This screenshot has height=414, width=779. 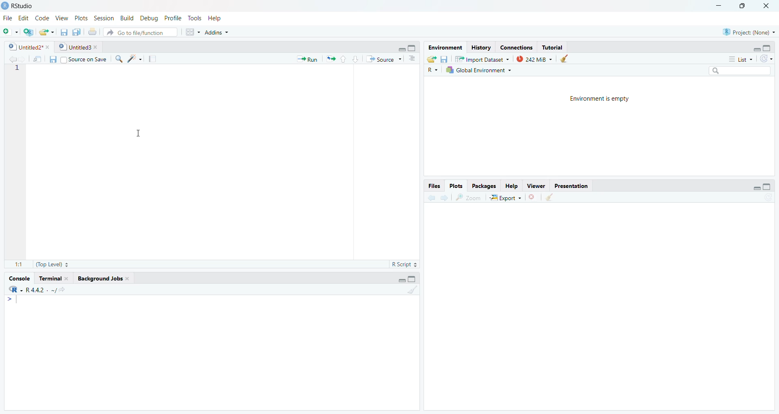 What do you see at coordinates (549, 198) in the screenshot?
I see `cleaner` at bounding box center [549, 198].